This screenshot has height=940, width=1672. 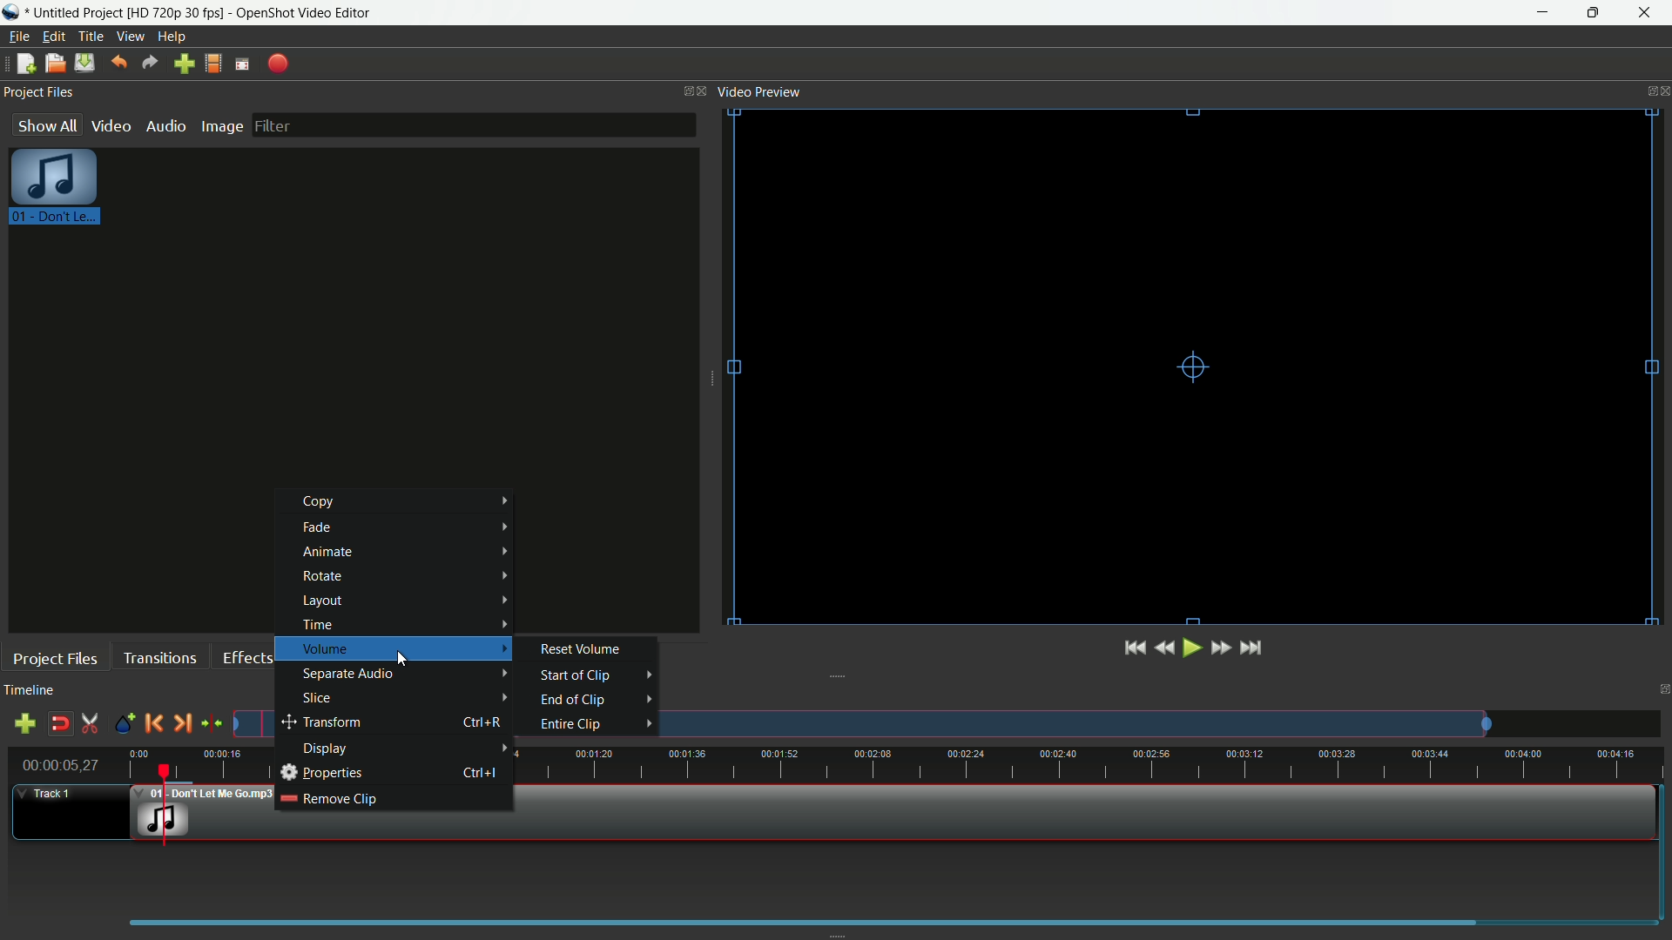 What do you see at coordinates (1647, 14) in the screenshot?
I see `close app` at bounding box center [1647, 14].